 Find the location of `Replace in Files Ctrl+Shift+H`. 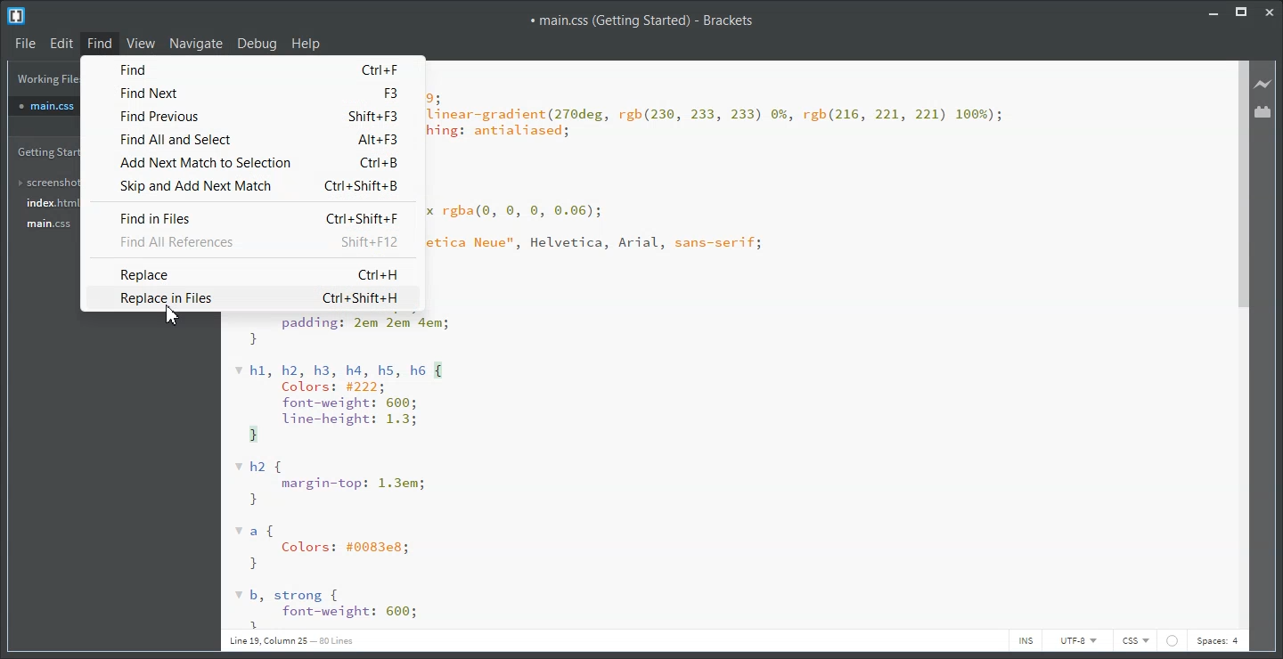

Replace in Files Ctrl+Shift+H is located at coordinates (257, 299).